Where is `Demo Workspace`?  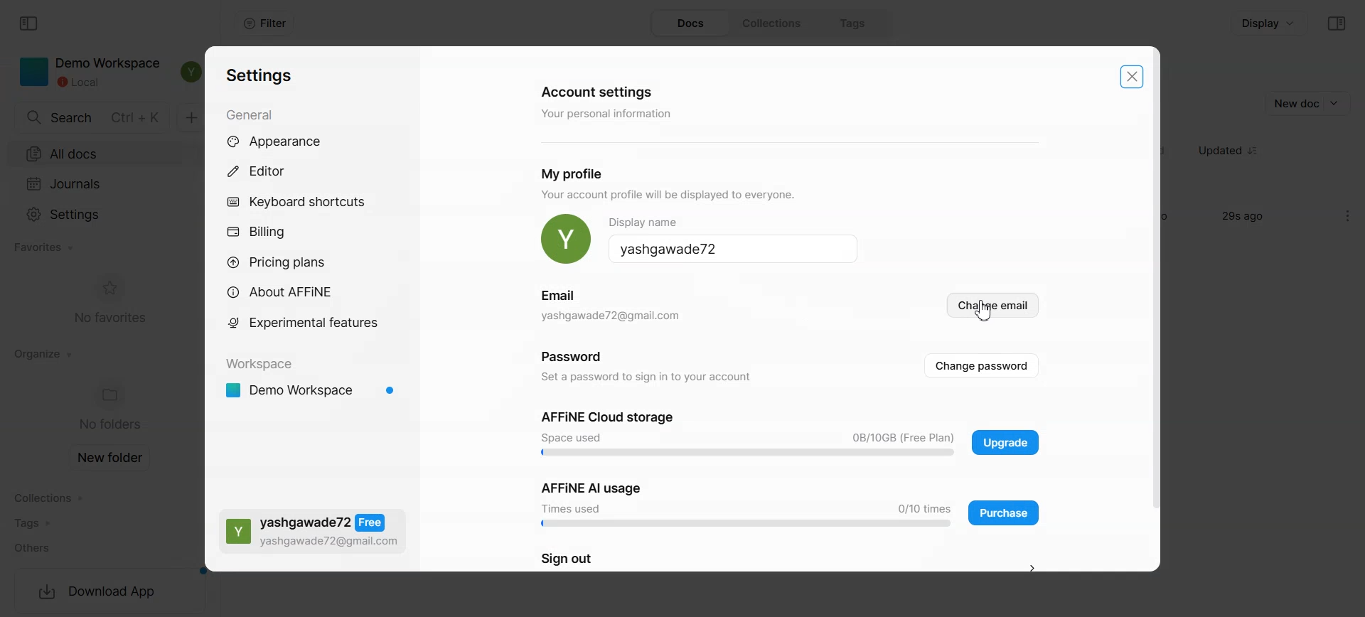
Demo Workspace is located at coordinates (311, 390).